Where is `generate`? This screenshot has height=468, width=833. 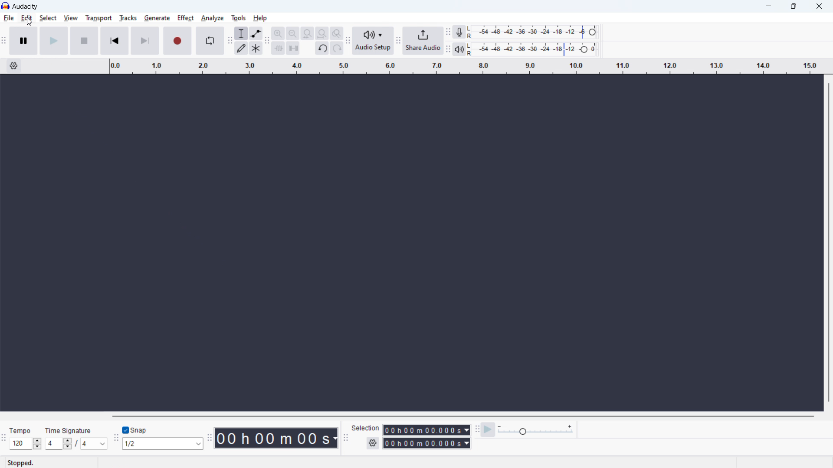 generate is located at coordinates (157, 19).